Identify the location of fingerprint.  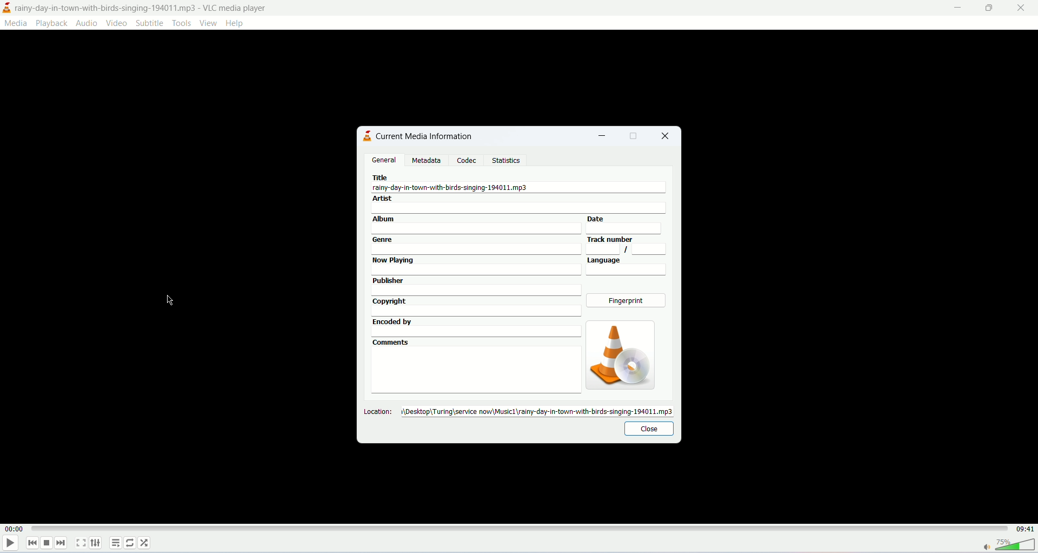
(627, 300).